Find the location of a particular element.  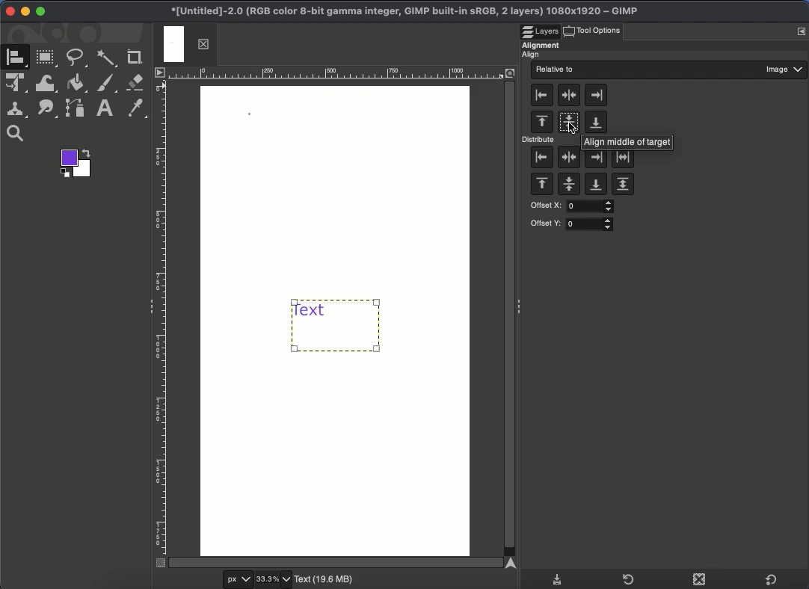

Relative to image is located at coordinates (669, 70).